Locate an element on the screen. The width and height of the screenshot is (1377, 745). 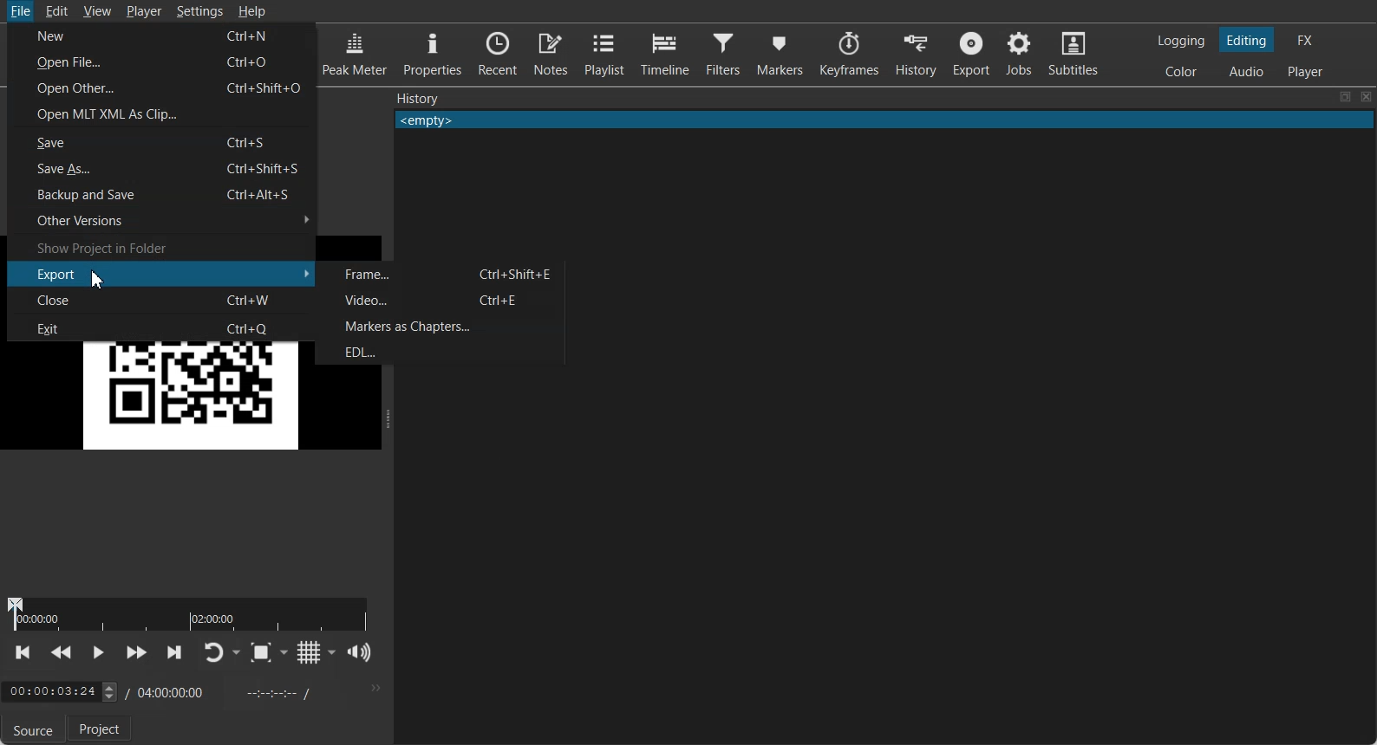
Help is located at coordinates (251, 10).